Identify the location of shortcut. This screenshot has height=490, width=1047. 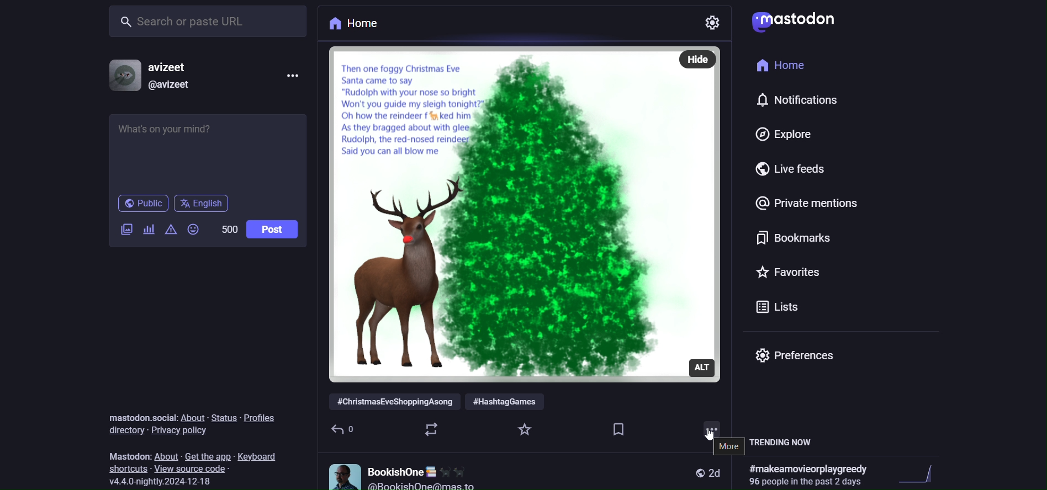
(128, 468).